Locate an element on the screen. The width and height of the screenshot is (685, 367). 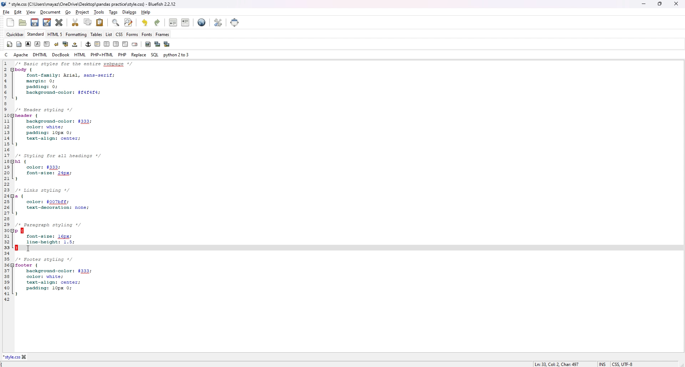
*style.css (C:\Users\mayaz\OneDrive\Desktop\pandas practice\style.css) - Bluefish 2.2.12 is located at coordinates (94, 4).